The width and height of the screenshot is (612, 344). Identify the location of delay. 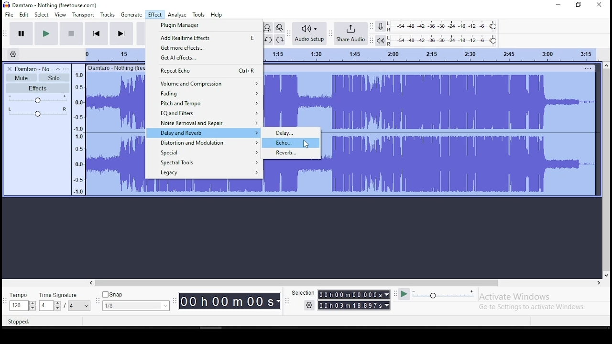
(291, 132).